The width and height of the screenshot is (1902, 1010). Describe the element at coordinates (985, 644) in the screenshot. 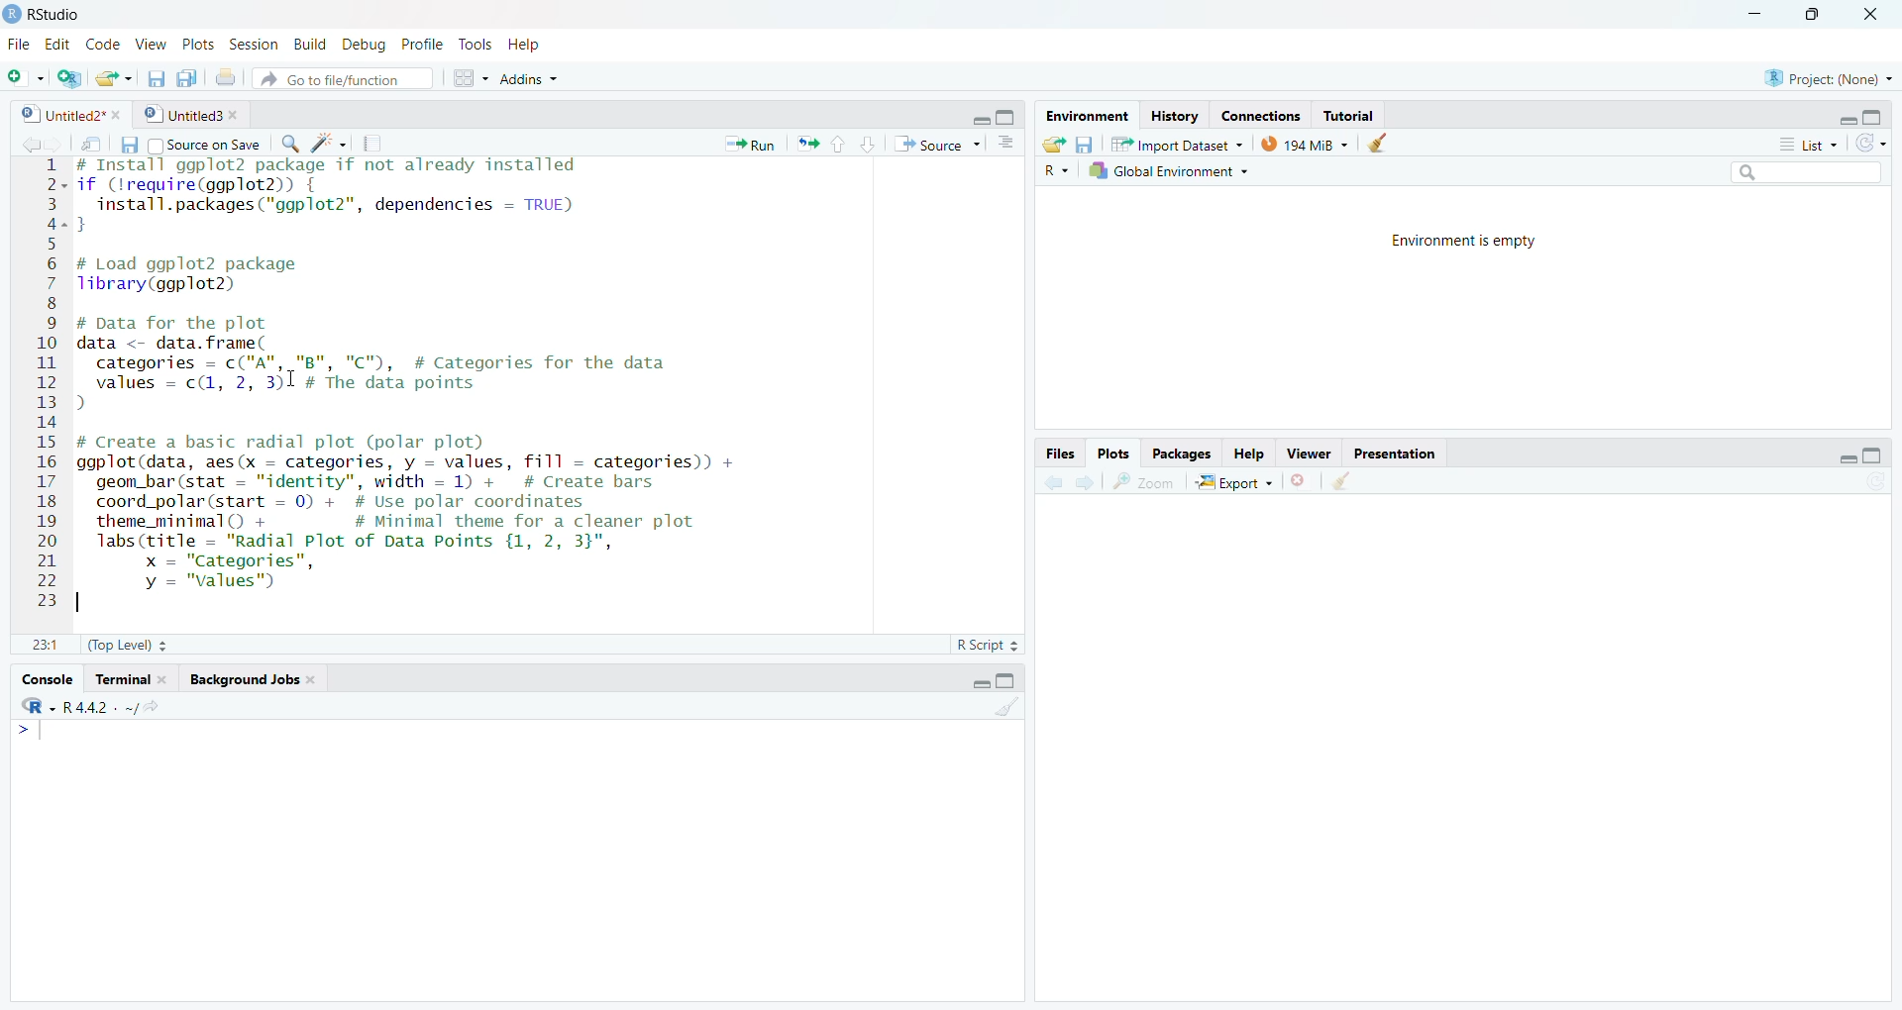

I see `R Script ` at that location.